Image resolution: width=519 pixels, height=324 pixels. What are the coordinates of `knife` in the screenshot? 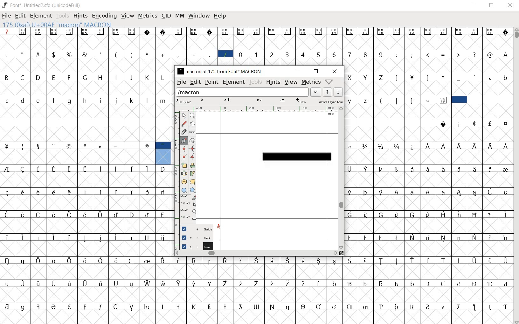 It's located at (183, 132).